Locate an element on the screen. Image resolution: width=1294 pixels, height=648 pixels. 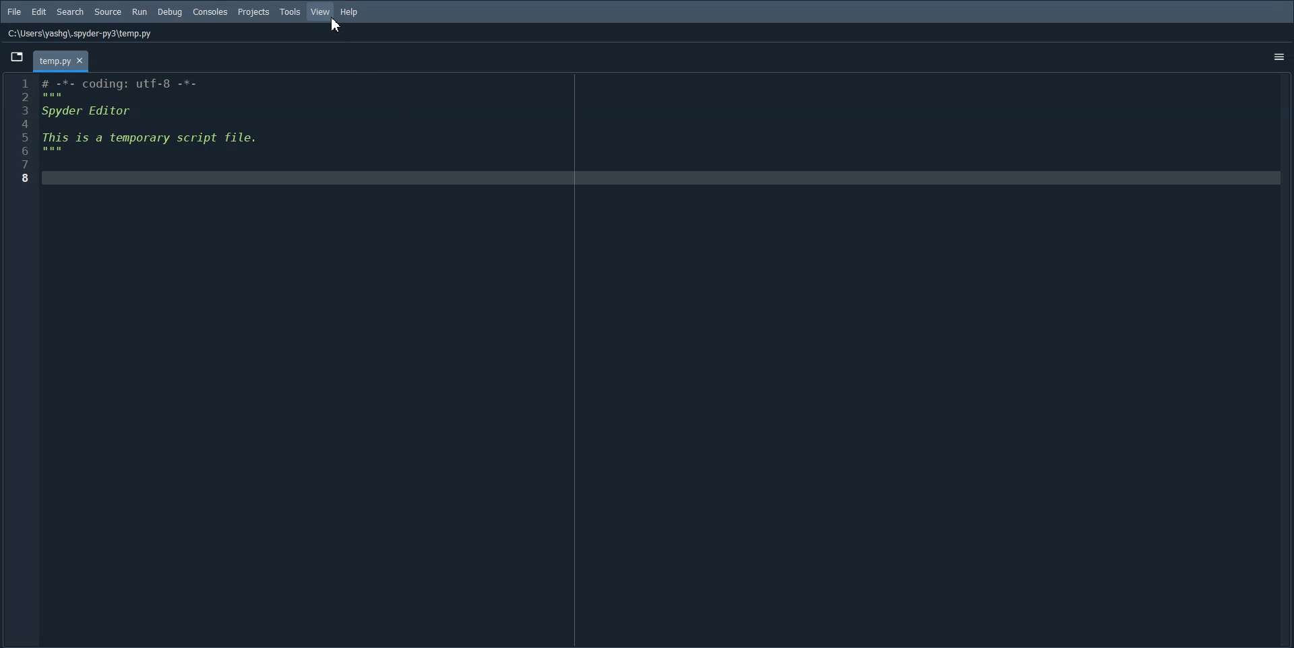
Run is located at coordinates (140, 12).